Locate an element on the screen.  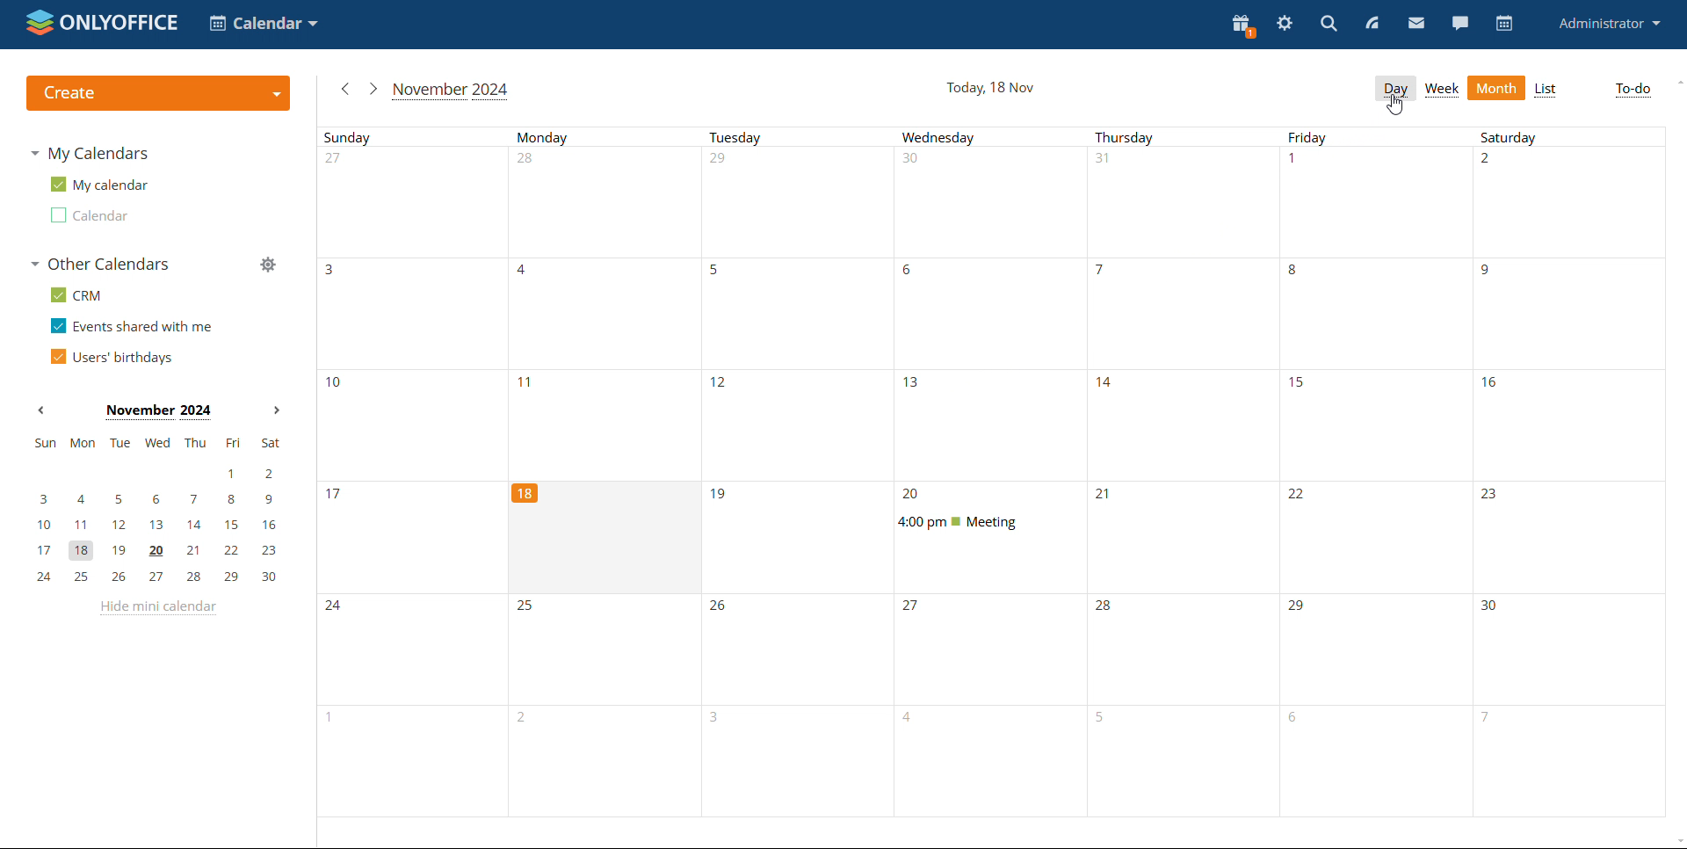
settings is located at coordinates (1286, 24).